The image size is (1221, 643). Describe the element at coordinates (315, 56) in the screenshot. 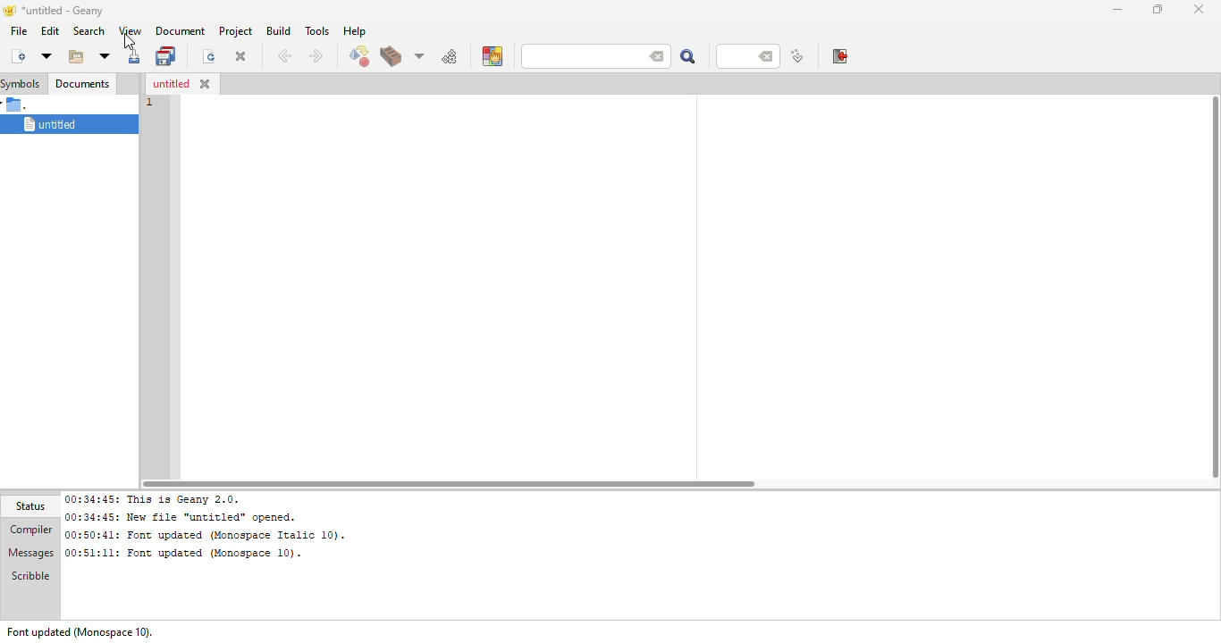

I see `next` at that location.